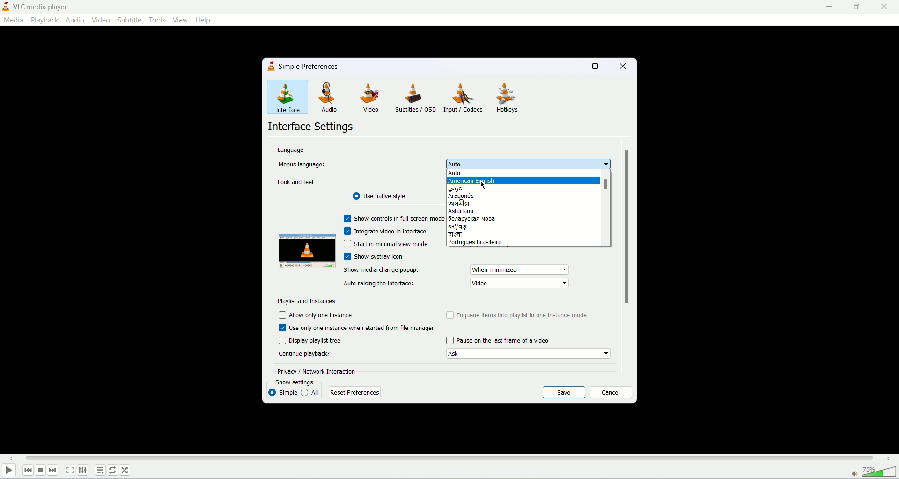 This screenshot has width=899, height=479. Describe the element at coordinates (43, 6) in the screenshot. I see `vlc media player` at that location.